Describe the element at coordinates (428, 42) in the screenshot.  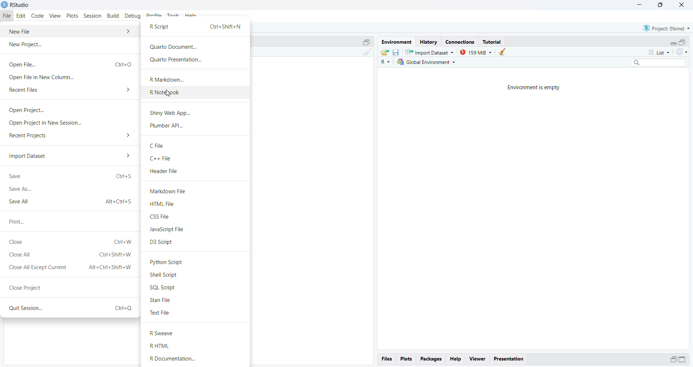
I see `history` at that location.